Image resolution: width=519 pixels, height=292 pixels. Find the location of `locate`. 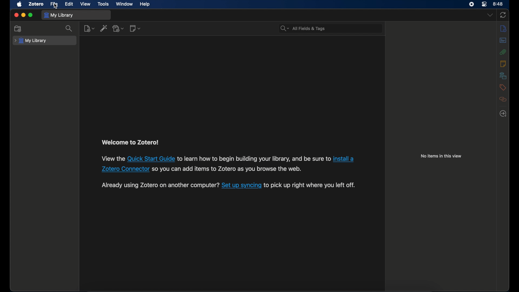

locate is located at coordinates (504, 114).